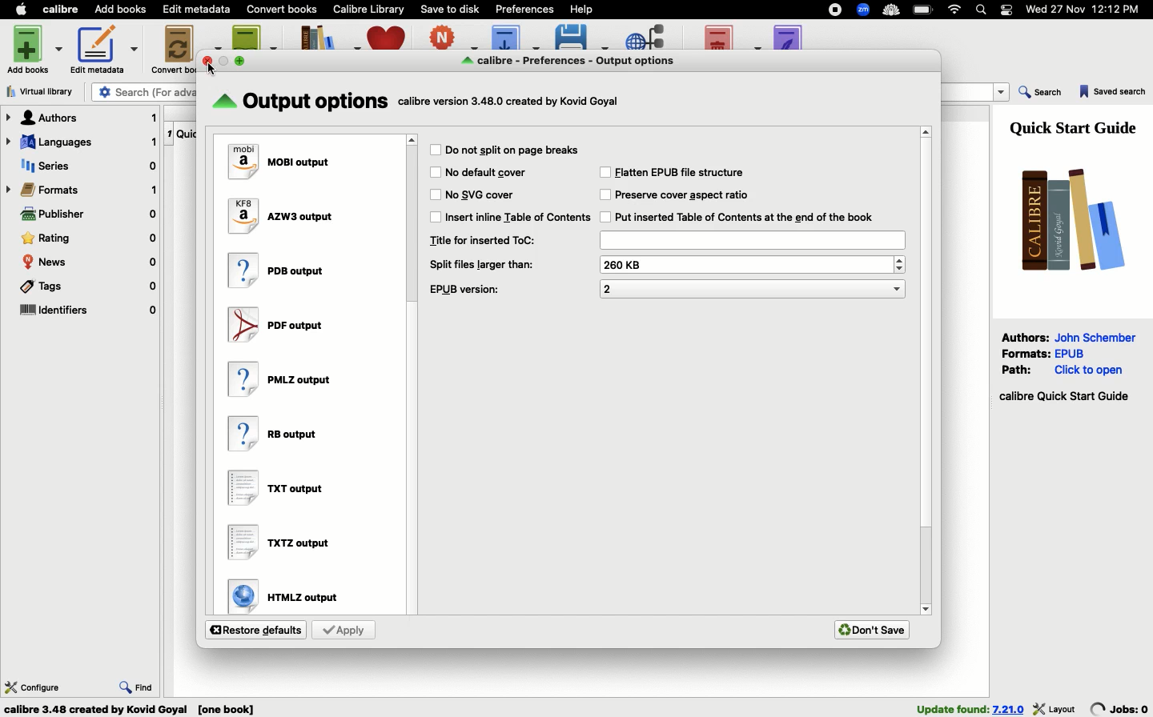 The width and height of the screenshot is (1153, 717). I want to click on Calibre, so click(63, 9).